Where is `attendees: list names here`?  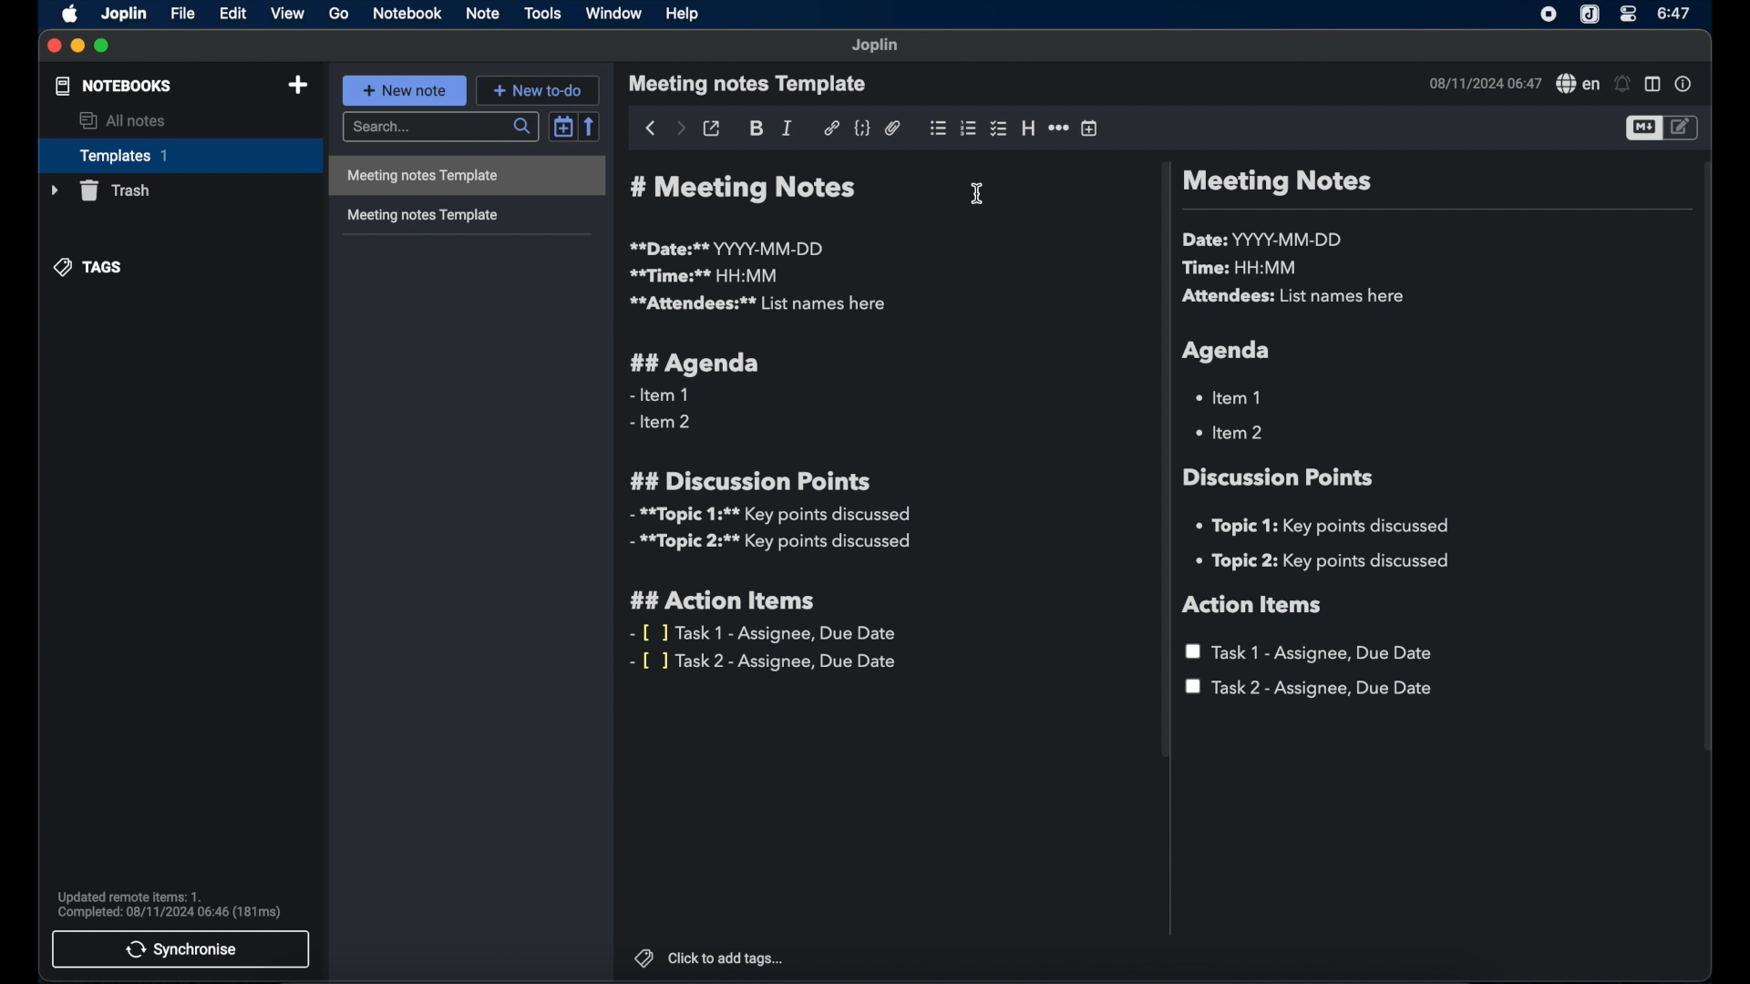 attendees: list names here is located at coordinates (1297, 297).